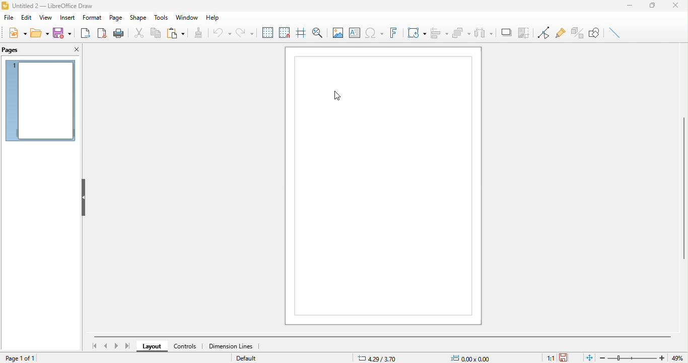 The height and width of the screenshot is (363, 688). I want to click on new, so click(16, 34).